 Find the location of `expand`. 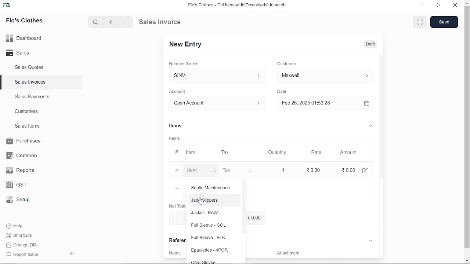

expand is located at coordinates (374, 240).